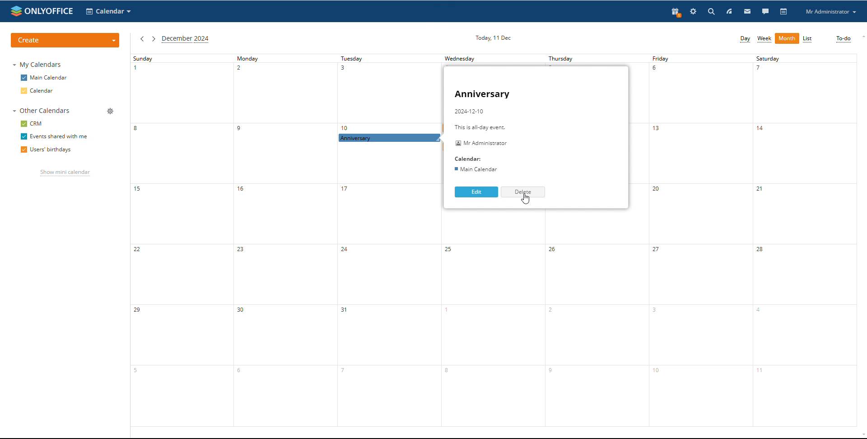 This screenshot has height=439, width=867. Describe the element at coordinates (56, 136) in the screenshot. I see `events shared with me` at that location.